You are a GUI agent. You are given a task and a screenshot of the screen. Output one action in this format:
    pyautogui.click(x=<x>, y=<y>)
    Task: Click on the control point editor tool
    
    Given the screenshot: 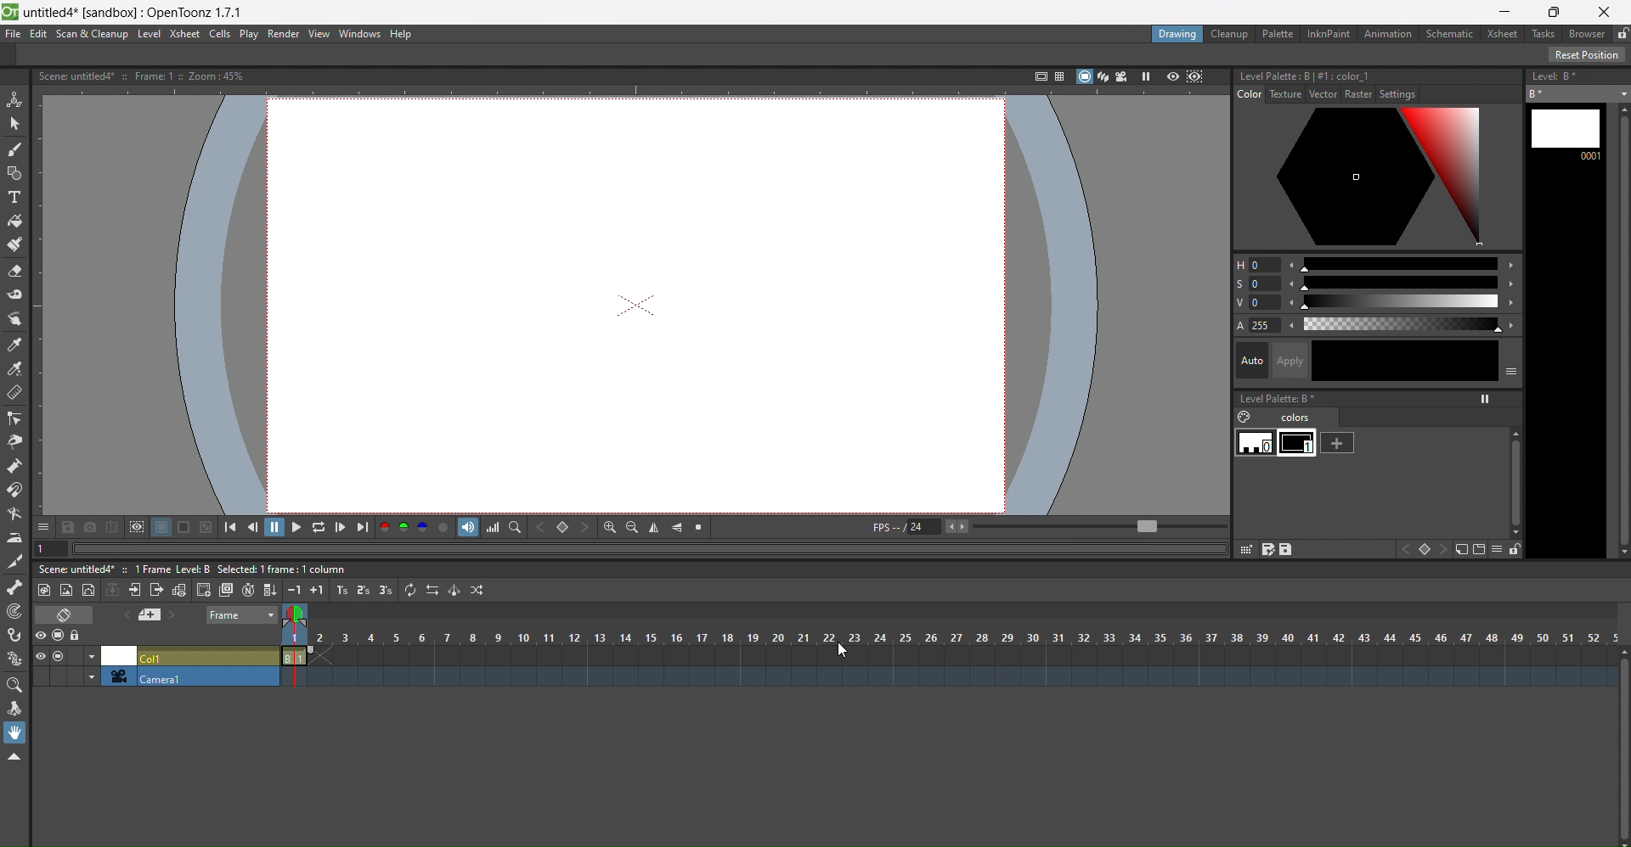 What is the action you would take?
    pyautogui.click(x=14, y=418)
    